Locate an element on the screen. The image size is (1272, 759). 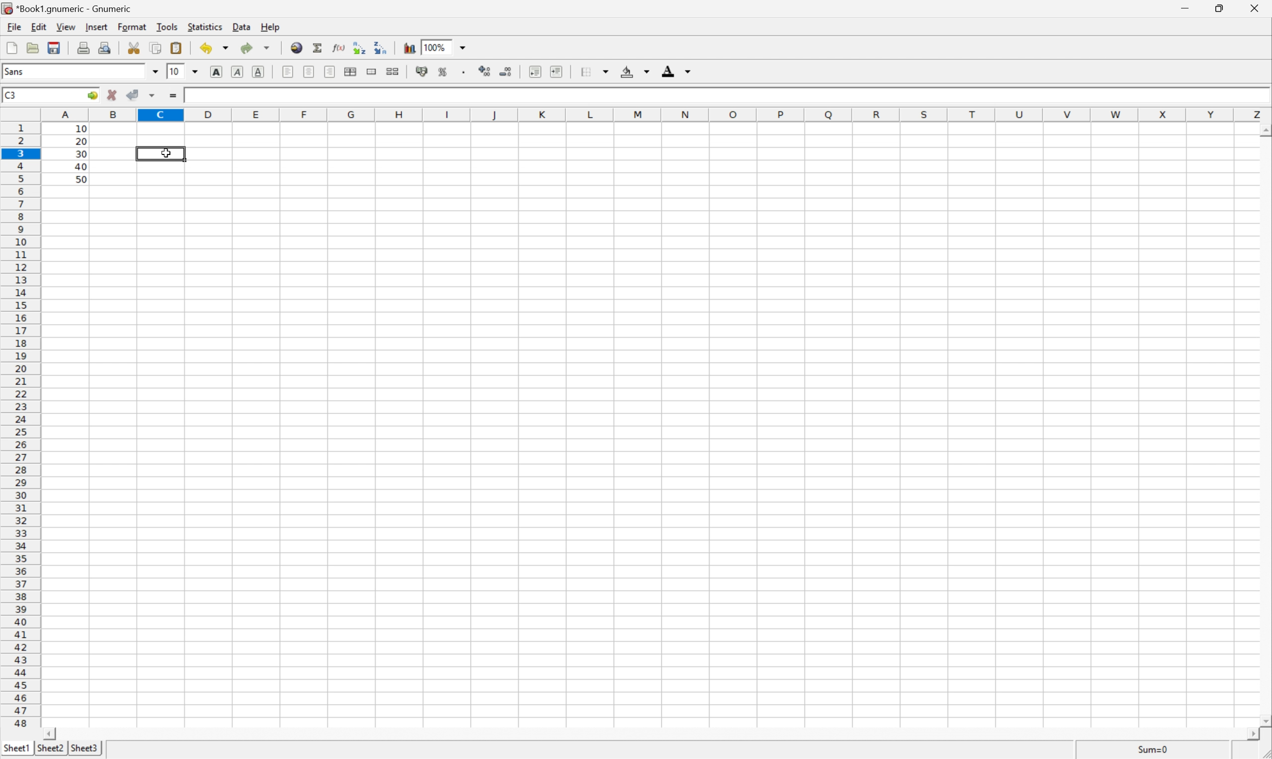
Save the current workbook is located at coordinates (54, 47).